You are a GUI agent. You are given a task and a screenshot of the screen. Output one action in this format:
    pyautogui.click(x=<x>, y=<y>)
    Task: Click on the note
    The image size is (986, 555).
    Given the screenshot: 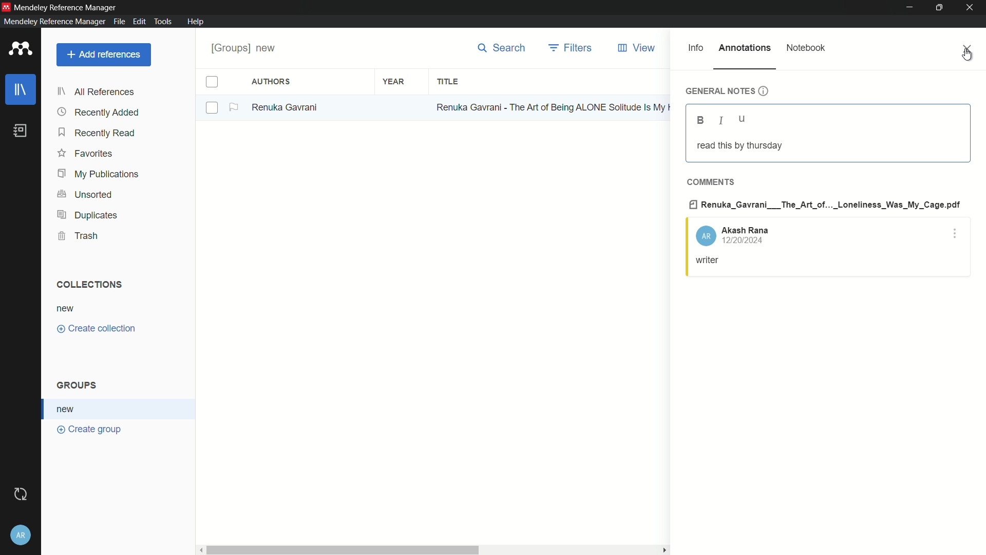 What is the action you would take?
    pyautogui.click(x=709, y=261)
    